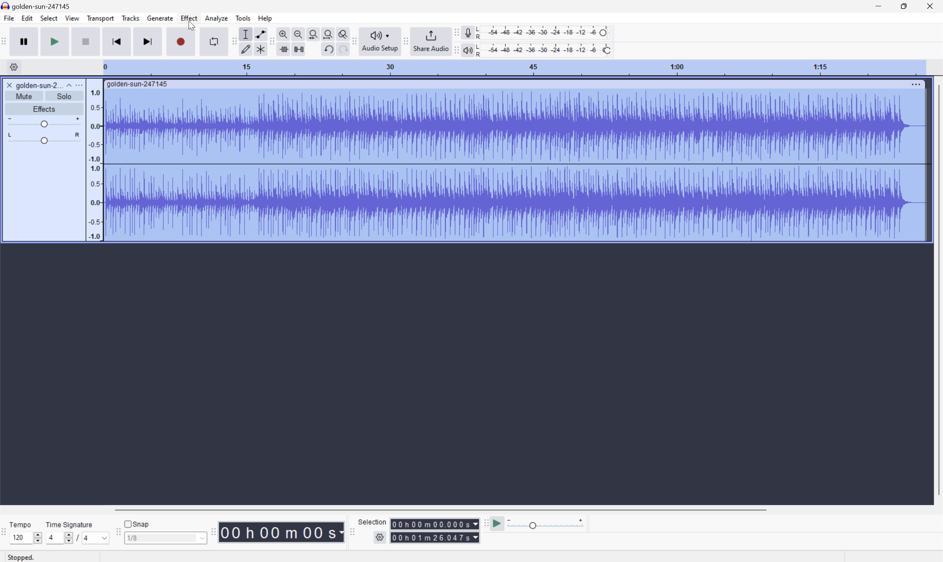 This screenshot has width=943, height=562. Describe the element at coordinates (94, 164) in the screenshot. I see `Frequencies` at that location.